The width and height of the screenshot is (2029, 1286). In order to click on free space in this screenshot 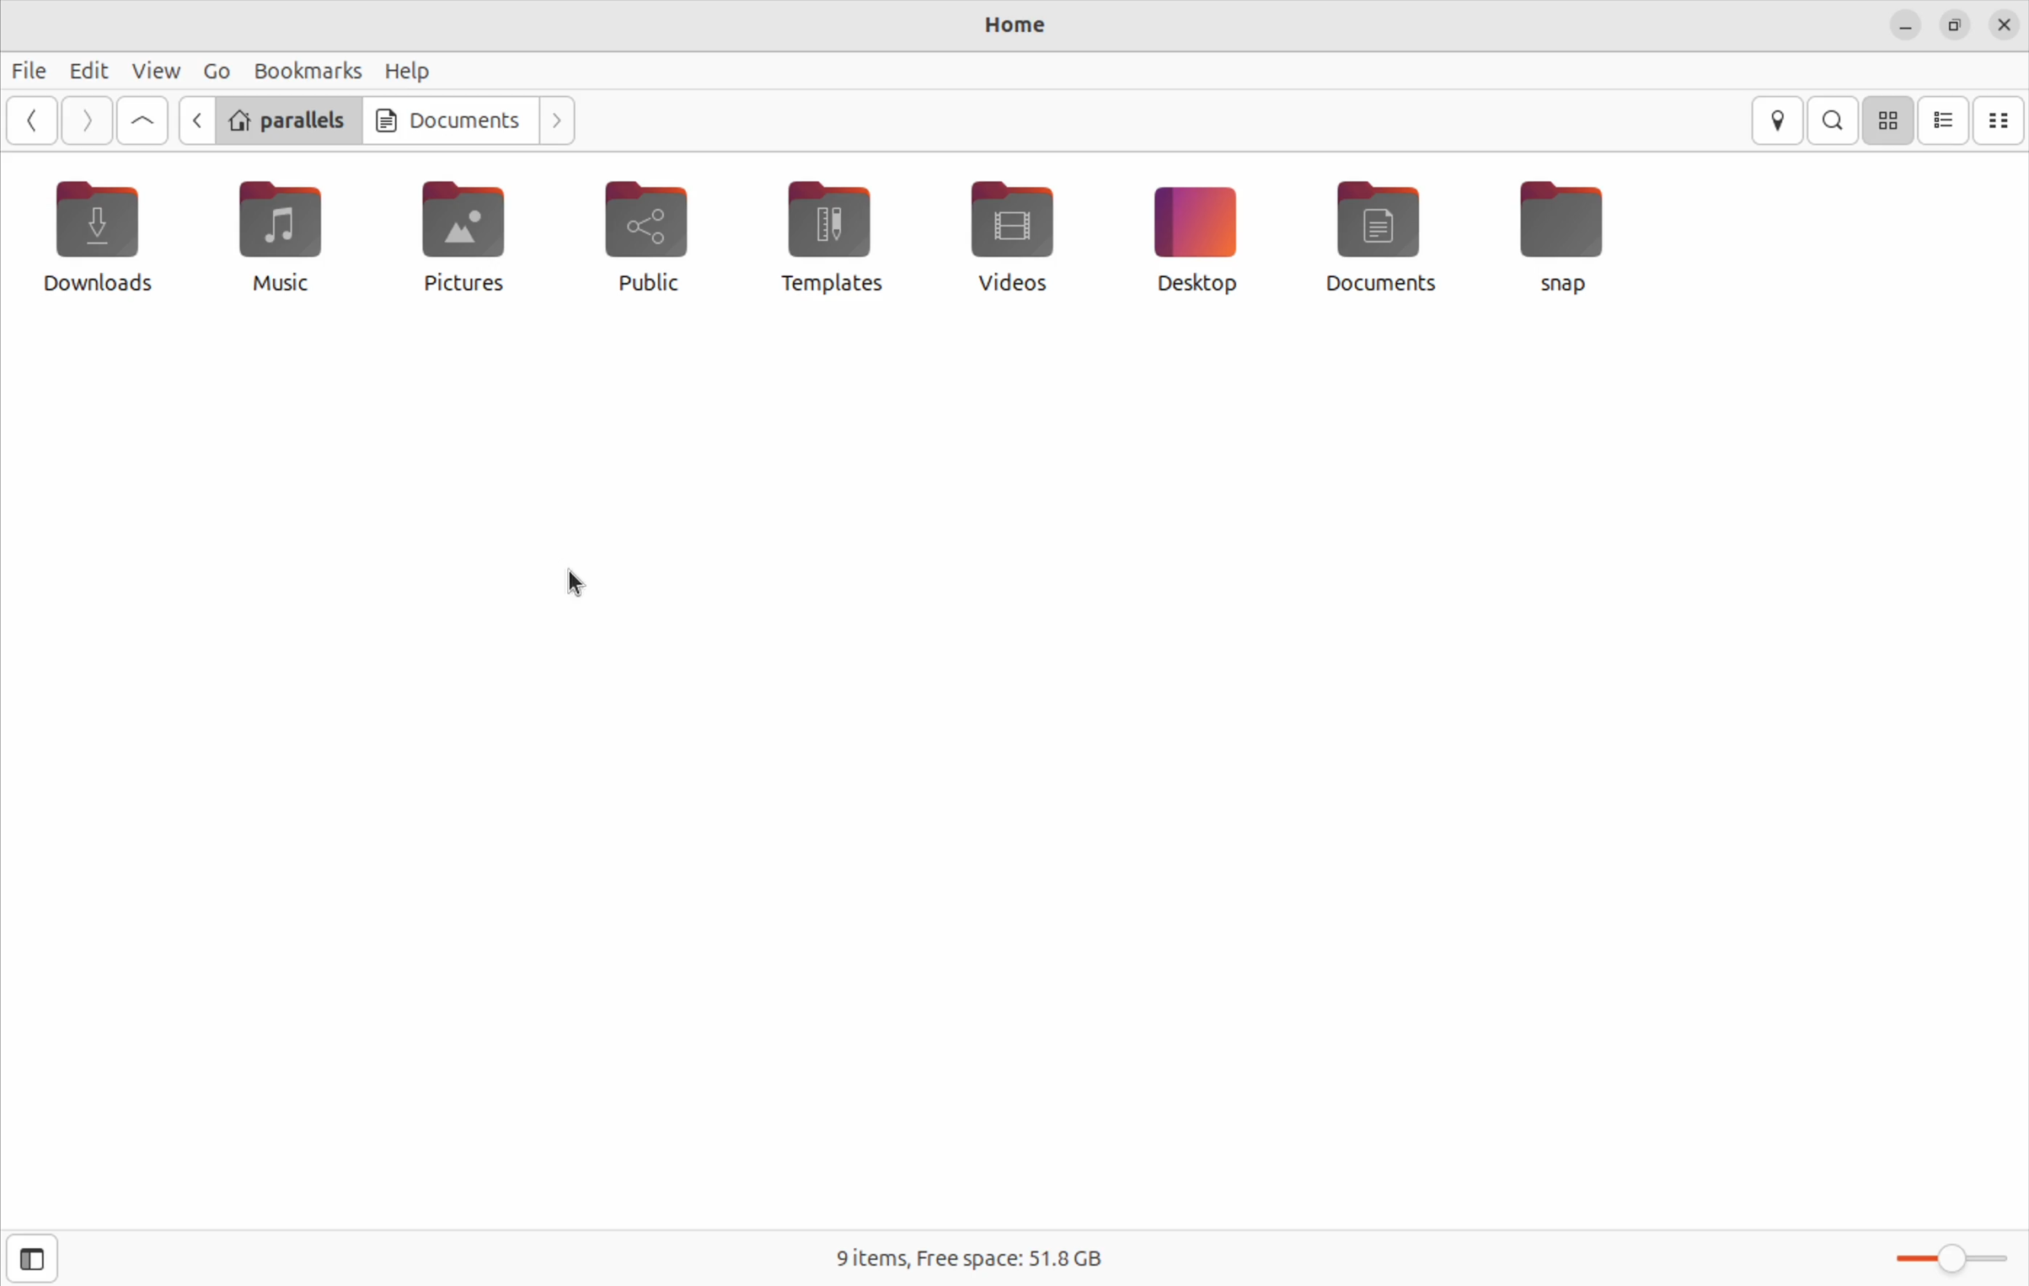, I will do `click(963, 1258)`.